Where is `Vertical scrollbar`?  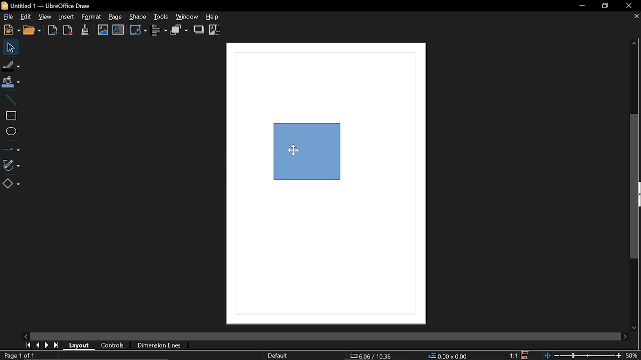 Vertical scrollbar is located at coordinates (634, 188).